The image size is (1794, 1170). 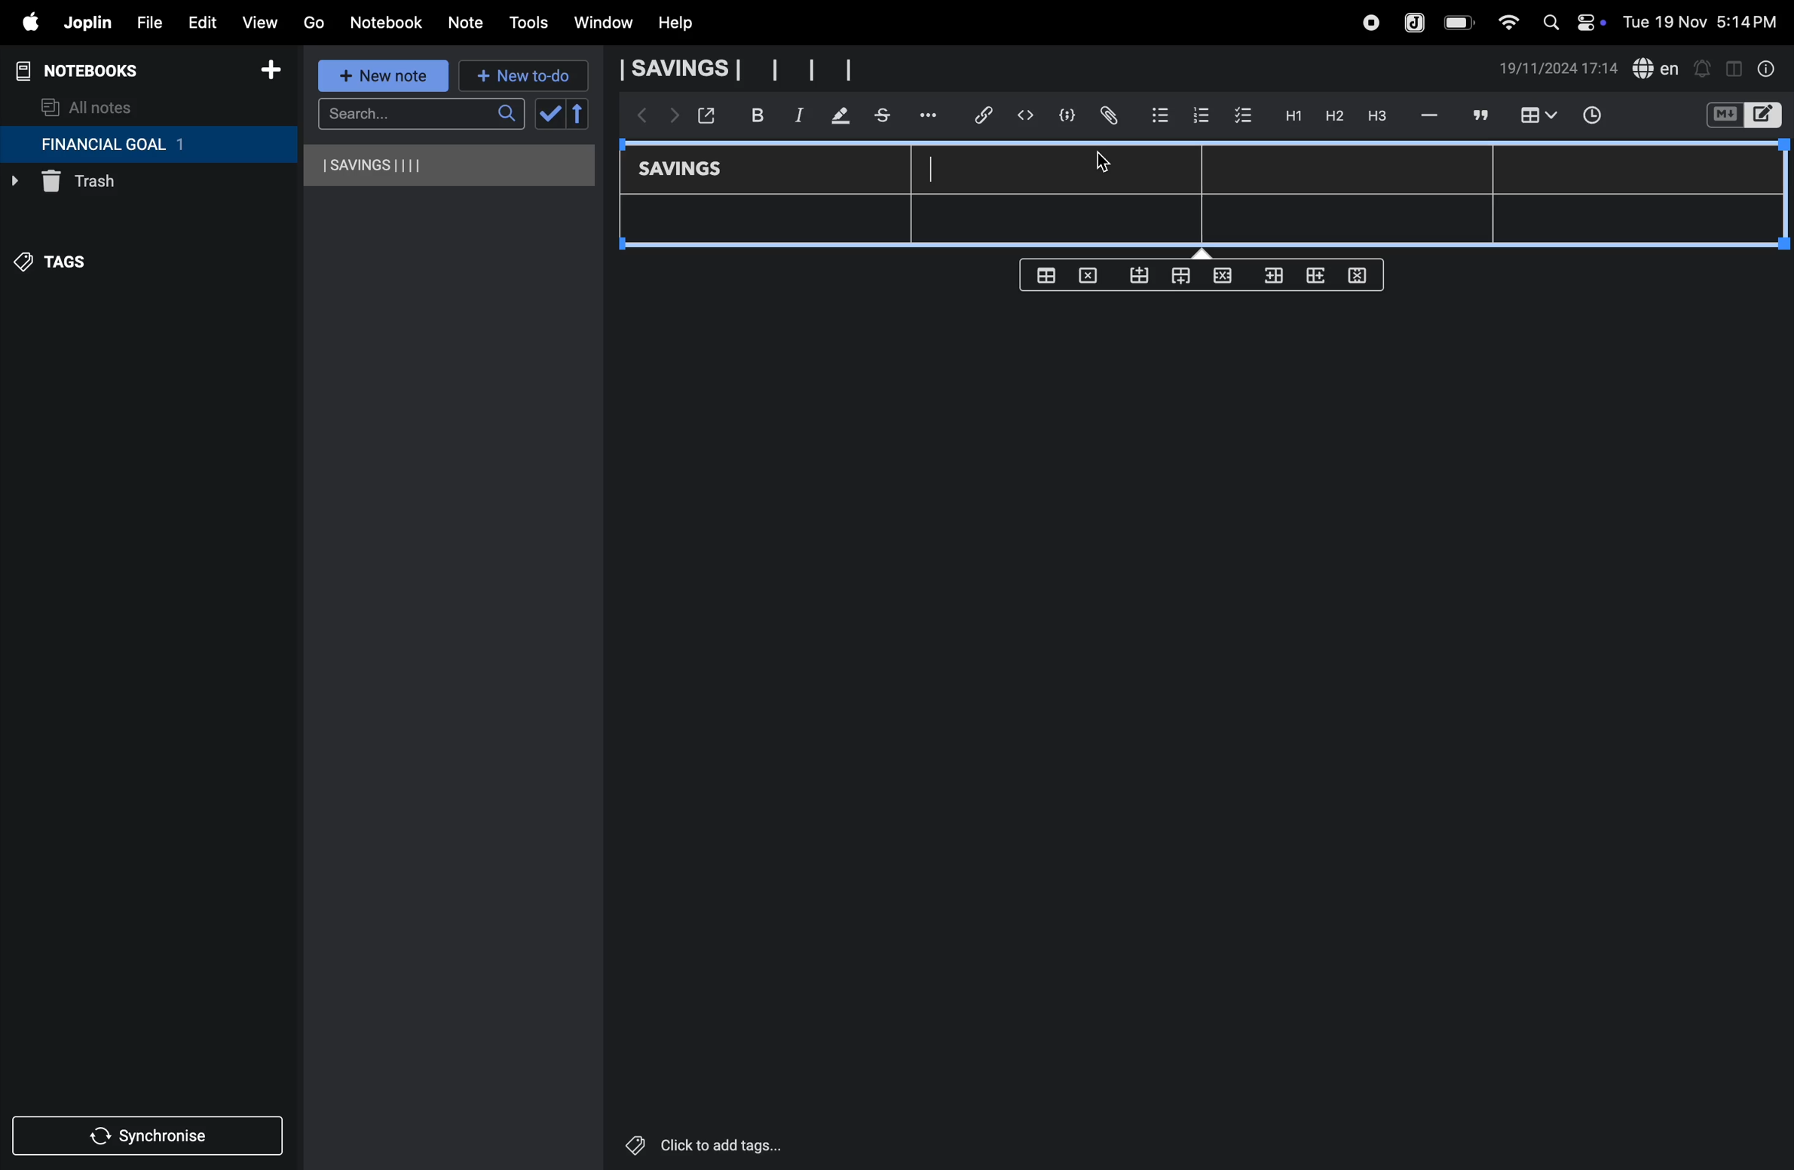 What do you see at coordinates (259, 19) in the screenshot?
I see `view` at bounding box center [259, 19].